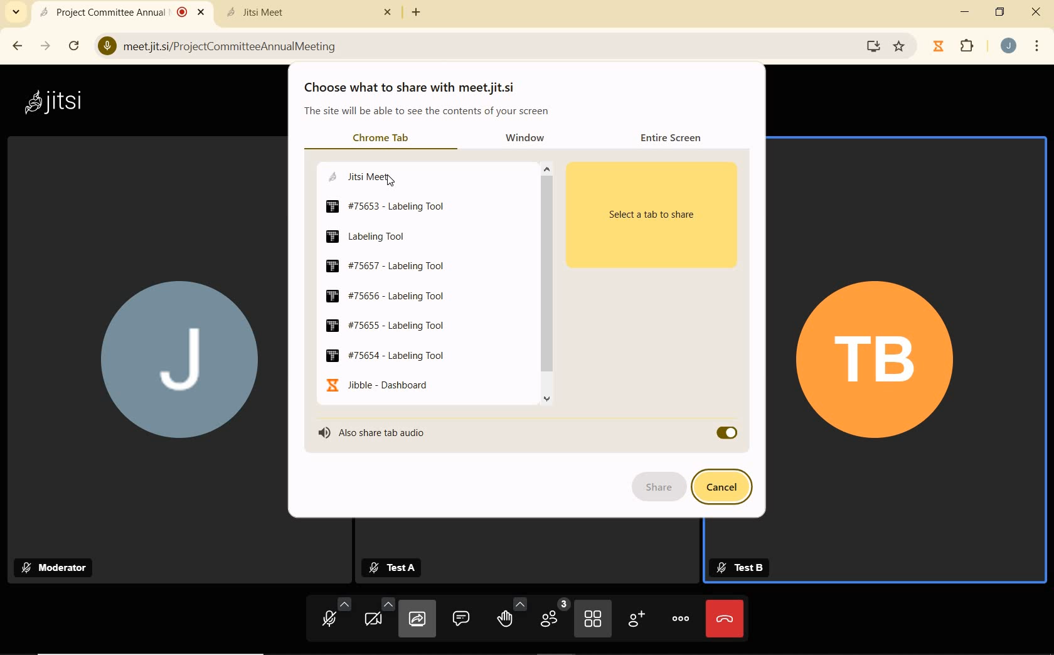 The height and width of the screenshot is (655, 1054). What do you see at coordinates (386, 265) in the screenshot?
I see `#75657 - Labeling Tool` at bounding box center [386, 265].